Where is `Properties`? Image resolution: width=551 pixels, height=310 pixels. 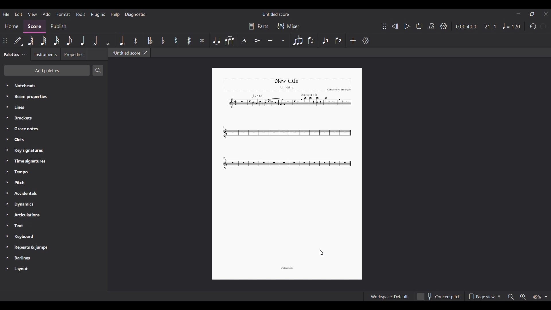
Properties is located at coordinates (73, 54).